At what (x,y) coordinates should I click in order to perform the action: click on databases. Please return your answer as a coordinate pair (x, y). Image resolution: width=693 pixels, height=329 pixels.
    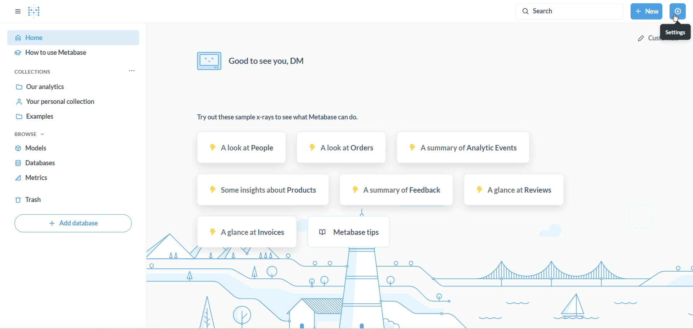
    Looking at the image, I should click on (34, 164).